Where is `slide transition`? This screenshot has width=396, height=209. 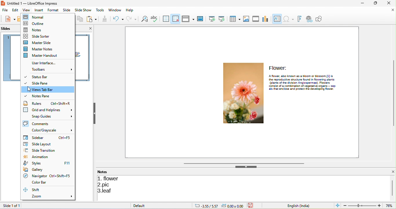
slide transition is located at coordinates (41, 150).